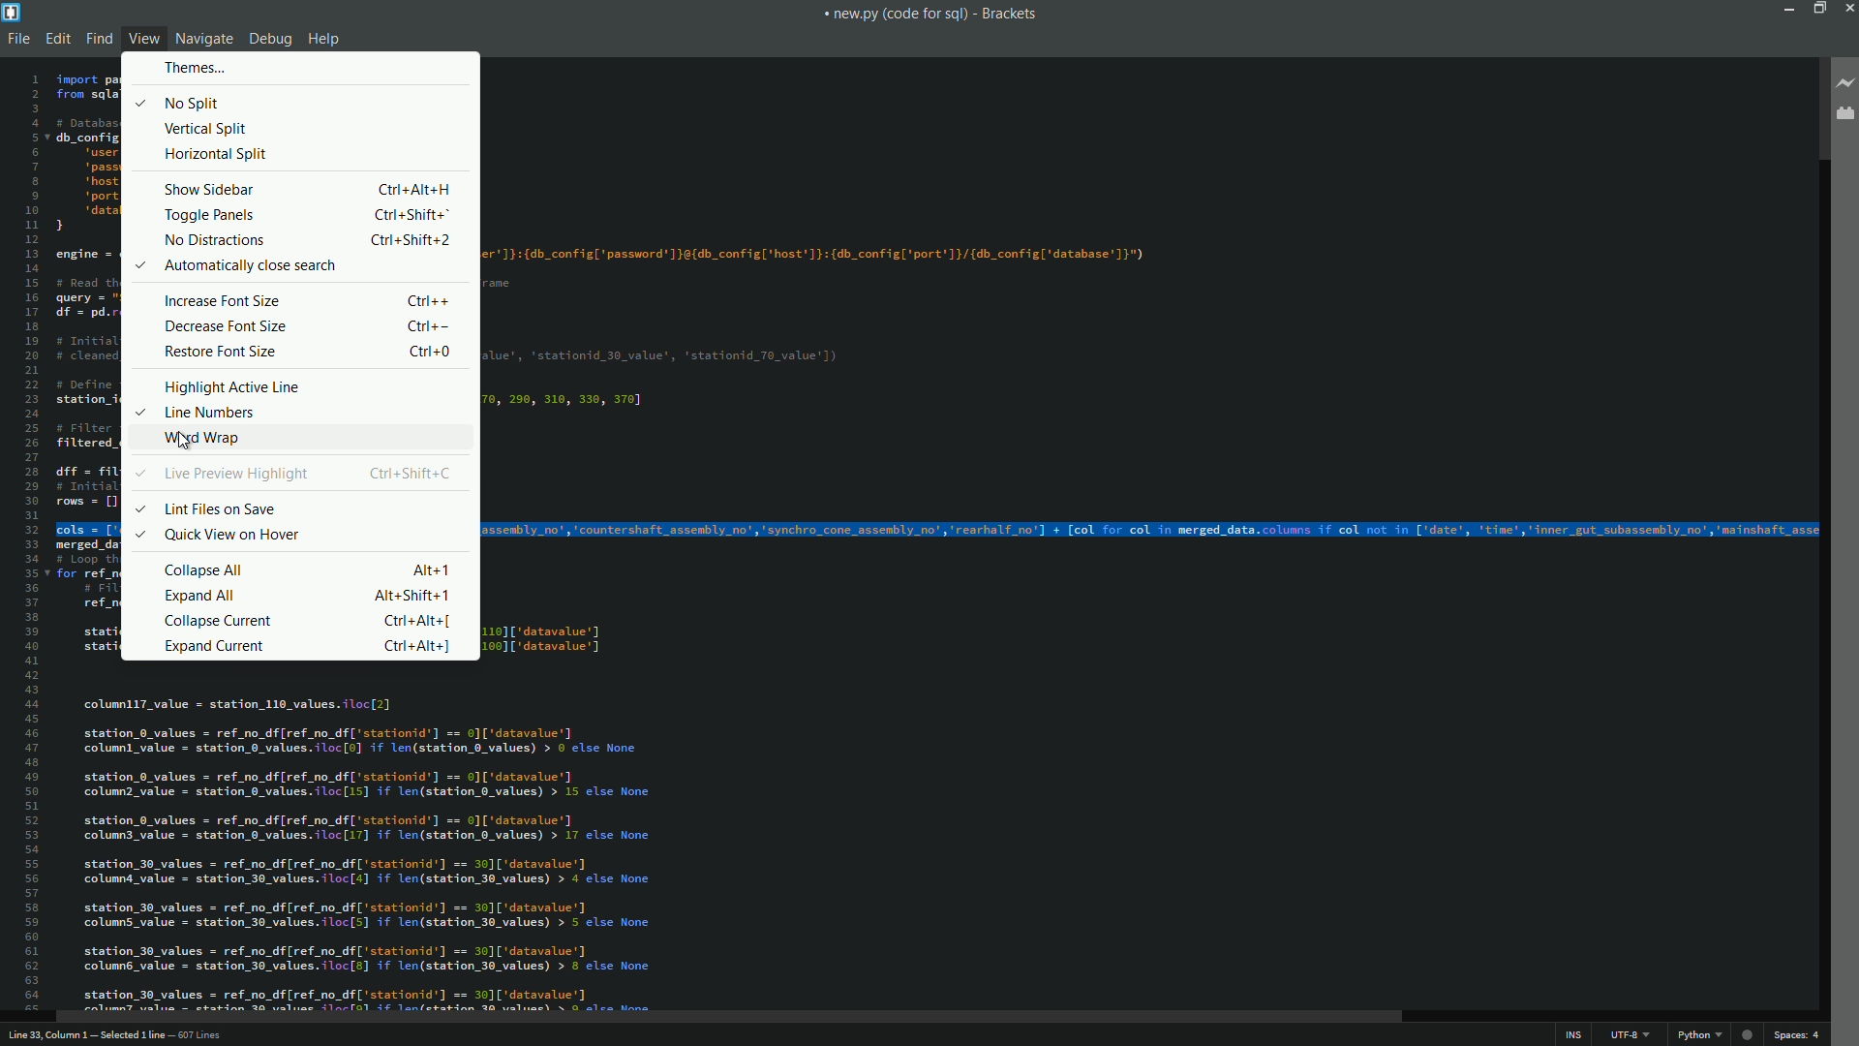 Image resolution: width=1859 pixels, height=1046 pixels. What do you see at coordinates (326, 41) in the screenshot?
I see `help menu` at bounding box center [326, 41].